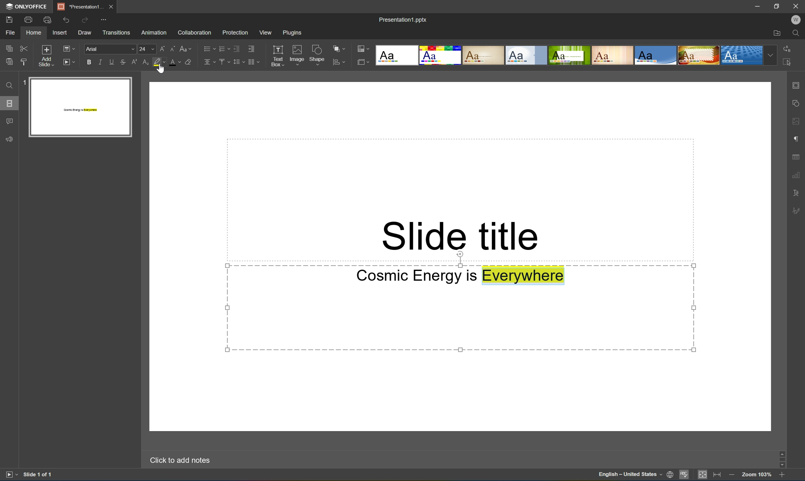 Image resolution: width=805 pixels, height=481 pixels. I want to click on Spell checking, so click(685, 476).